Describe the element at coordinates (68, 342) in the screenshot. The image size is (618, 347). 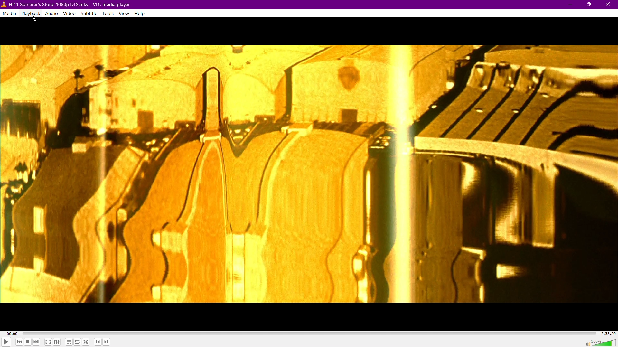
I see `Toggle playlist` at that location.